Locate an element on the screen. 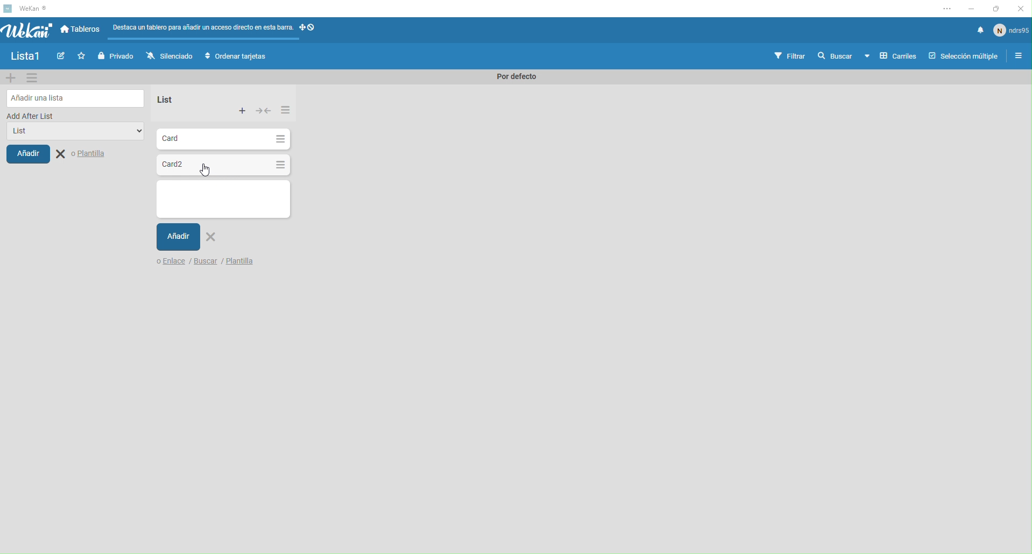 Image resolution: width=1032 pixels, height=554 pixels. usuario is located at coordinates (1012, 33).